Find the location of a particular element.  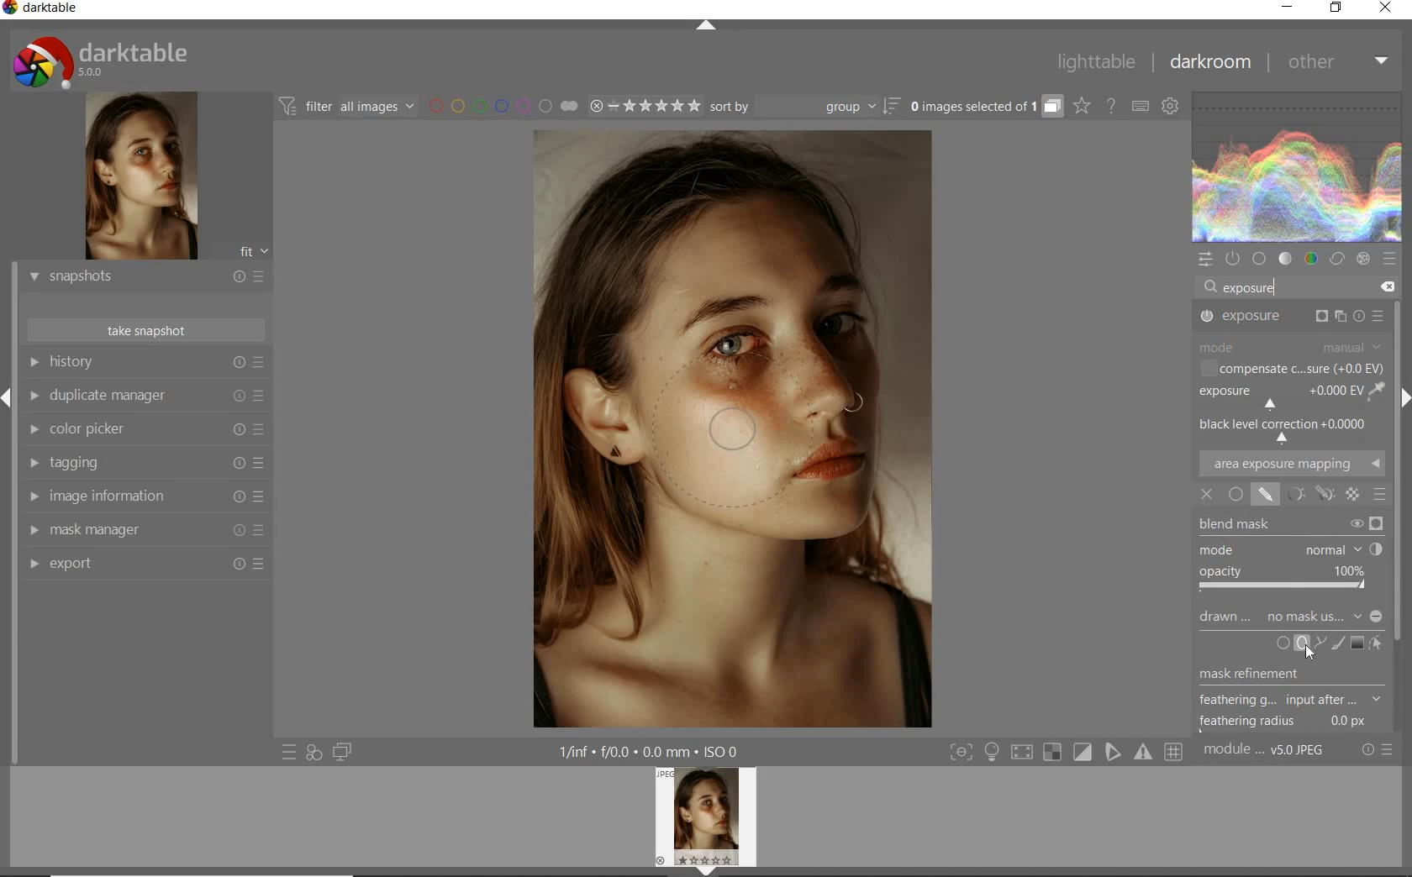

WAVEFORM is located at coordinates (1297, 166).